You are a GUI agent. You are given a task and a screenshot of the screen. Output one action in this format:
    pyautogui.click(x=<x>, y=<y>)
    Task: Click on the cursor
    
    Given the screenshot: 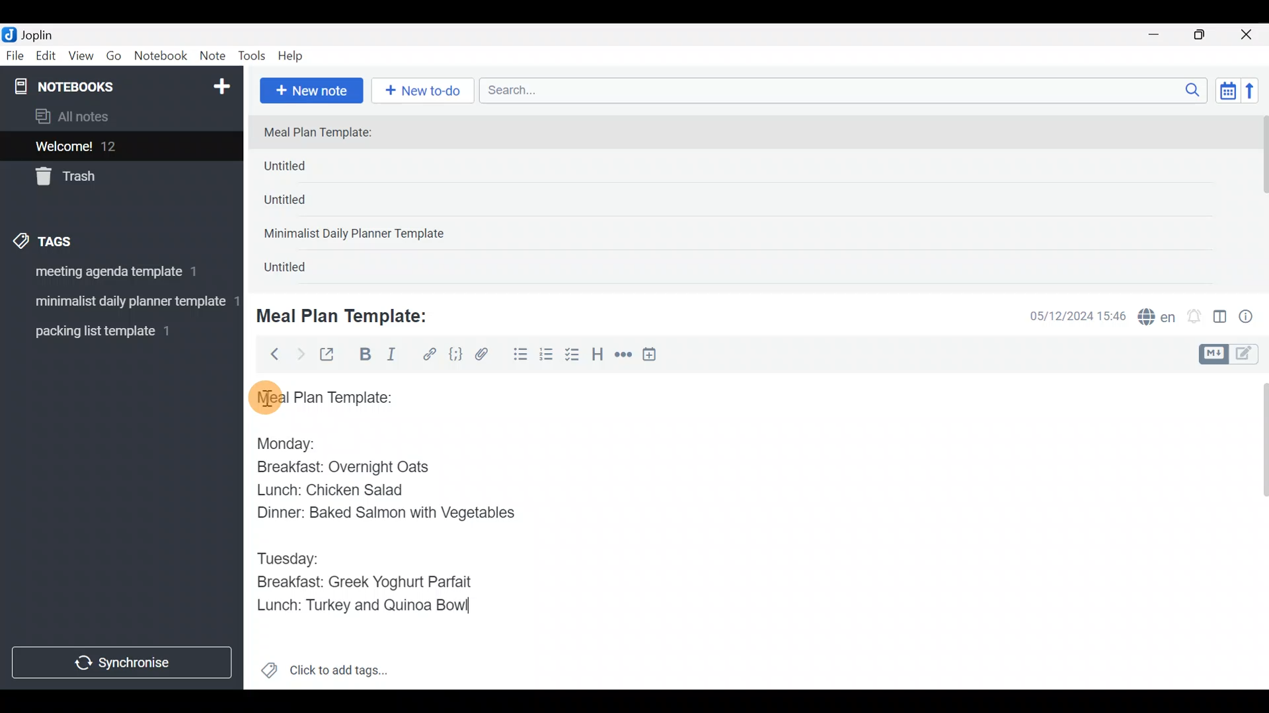 What is the action you would take?
    pyautogui.click(x=264, y=397)
    